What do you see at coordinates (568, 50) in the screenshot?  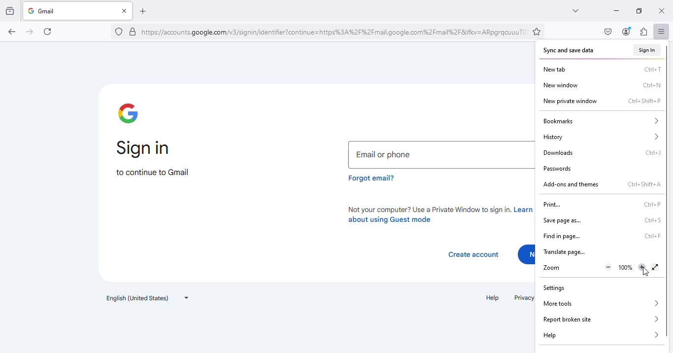 I see `sync and save data` at bounding box center [568, 50].